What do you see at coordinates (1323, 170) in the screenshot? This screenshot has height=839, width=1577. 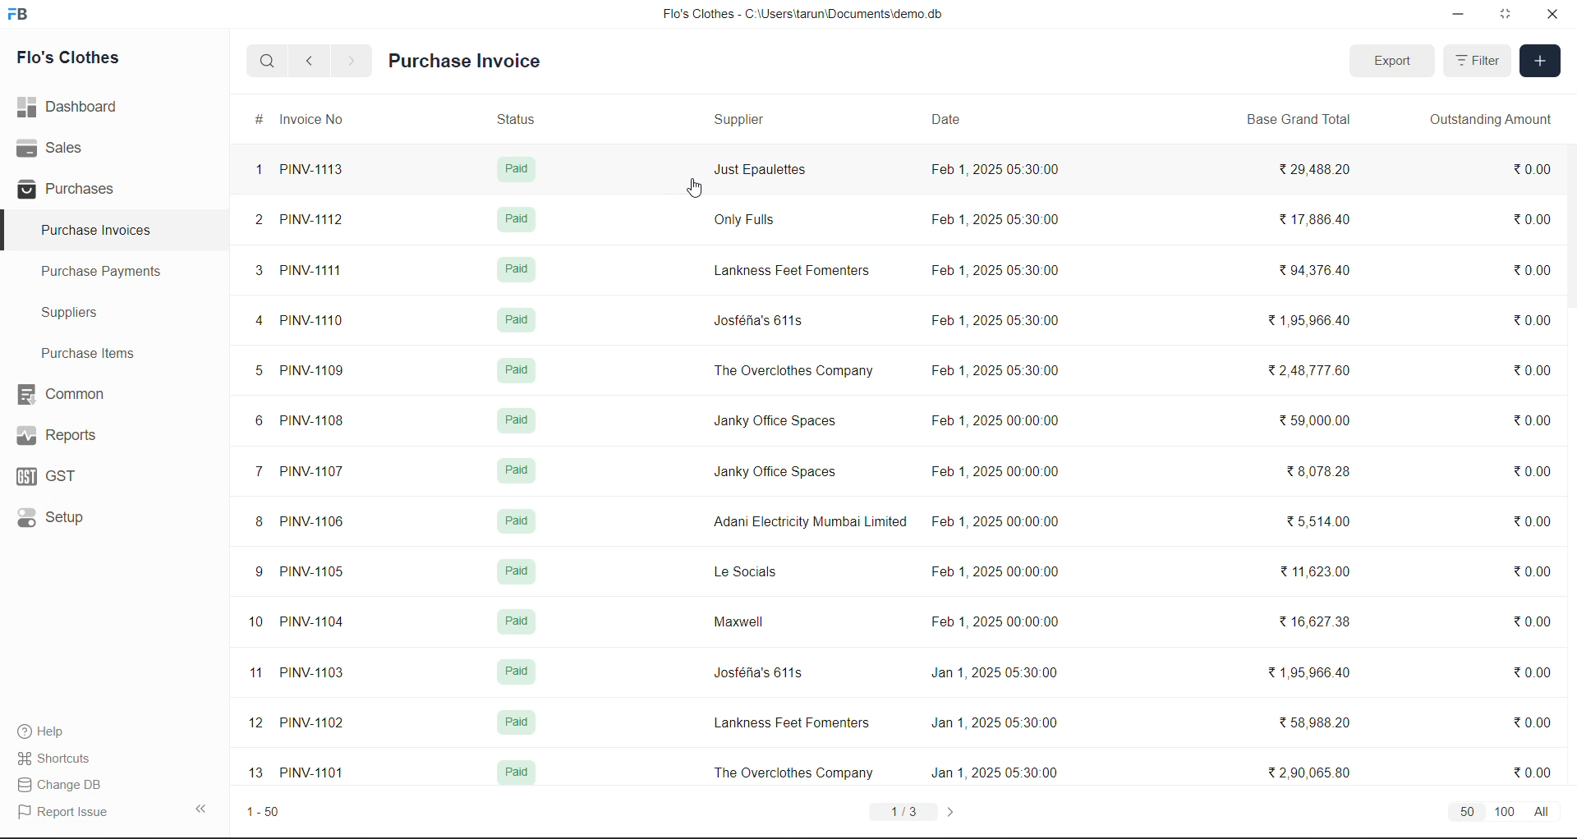 I see `₹29,488.20` at bounding box center [1323, 170].